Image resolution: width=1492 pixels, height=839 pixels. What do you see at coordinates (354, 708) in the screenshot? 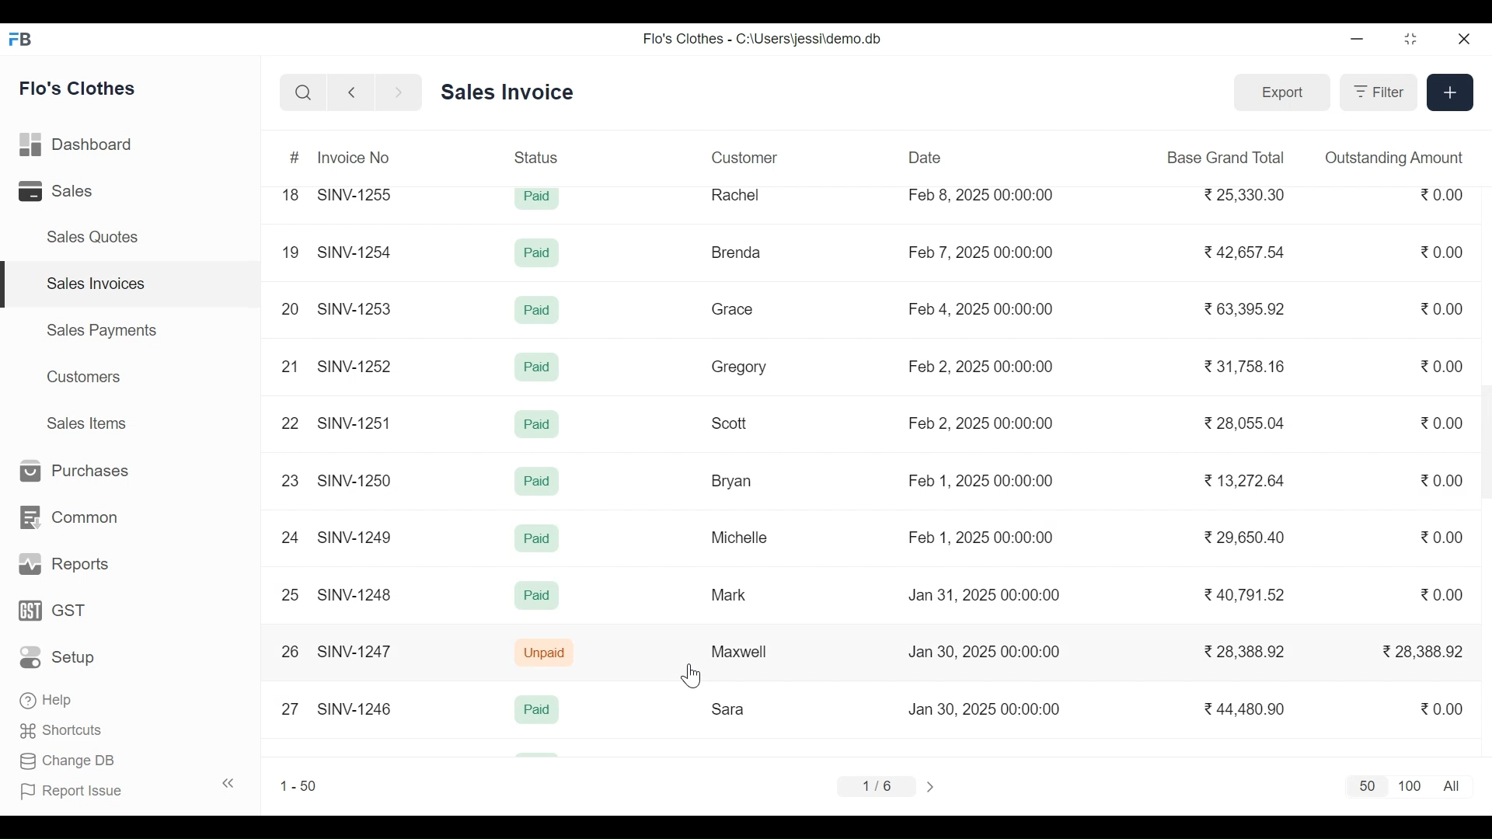
I see `SINV-1246` at bounding box center [354, 708].